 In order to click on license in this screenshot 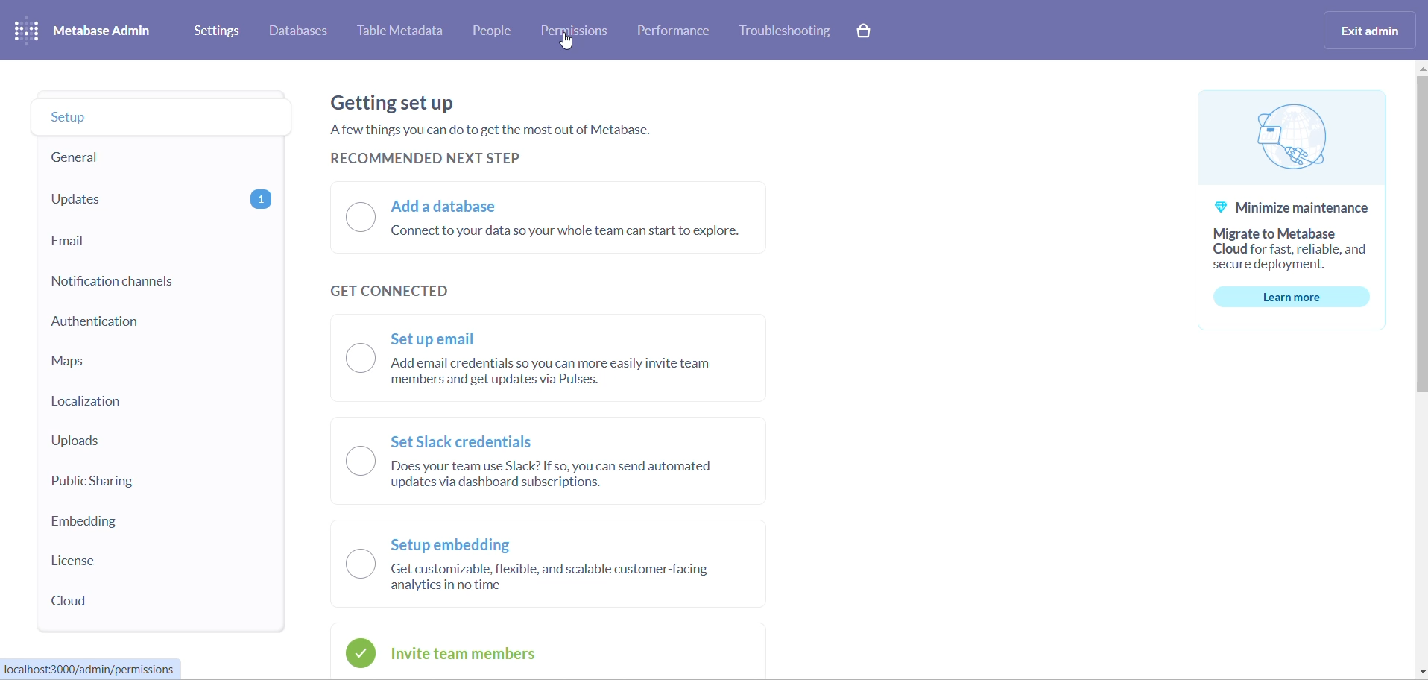, I will do `click(116, 563)`.